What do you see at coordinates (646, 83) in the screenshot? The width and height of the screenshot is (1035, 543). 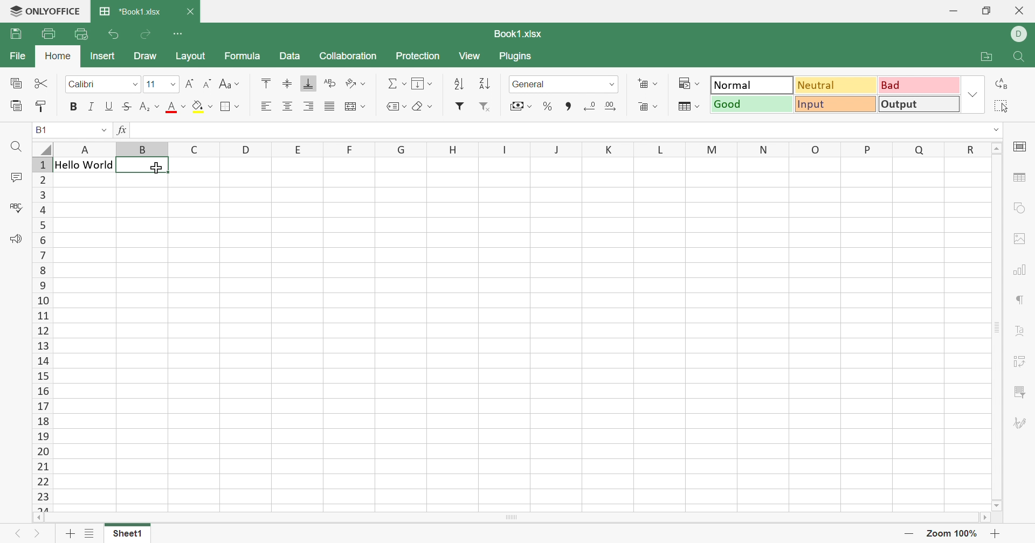 I see `Increase cells` at bounding box center [646, 83].